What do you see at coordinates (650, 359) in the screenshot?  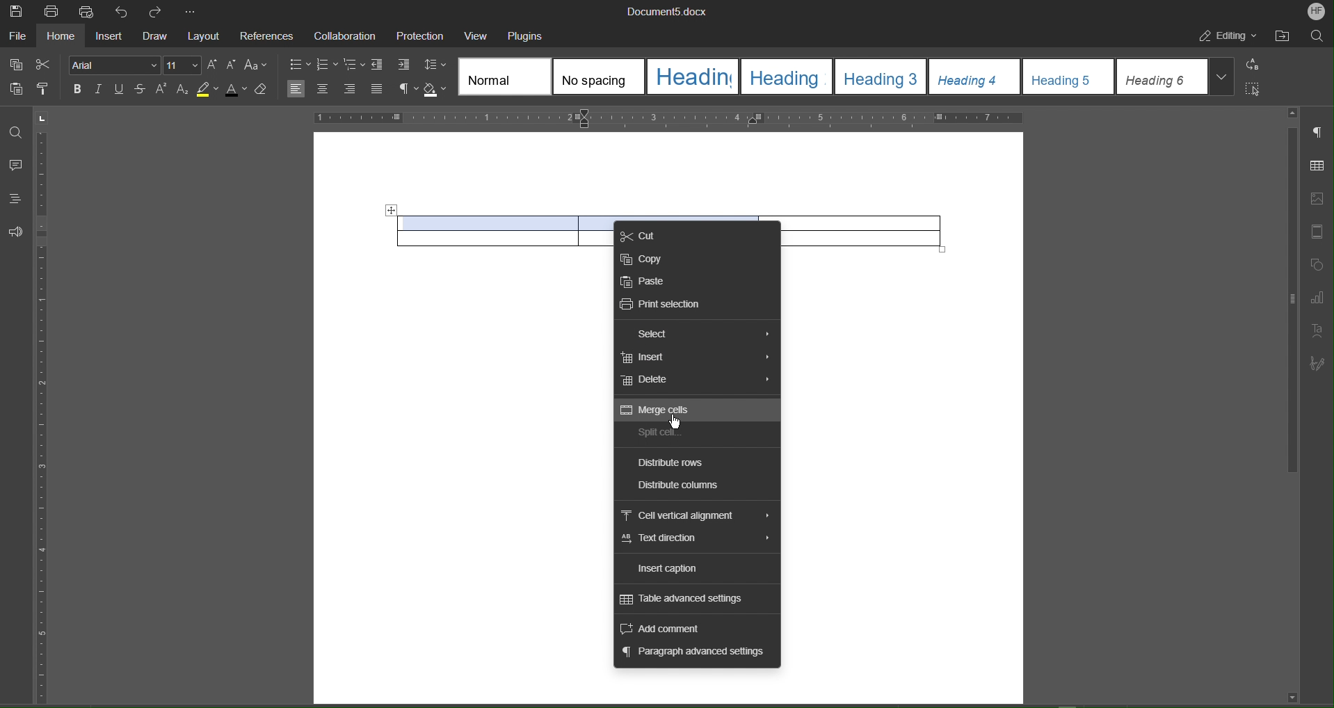 I see `Insert` at bounding box center [650, 359].